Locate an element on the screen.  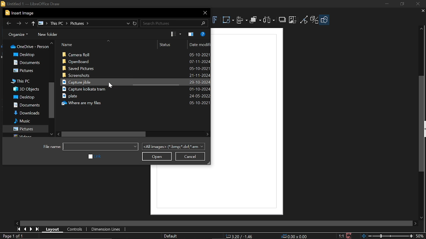
Current window is located at coordinates (21, 13).